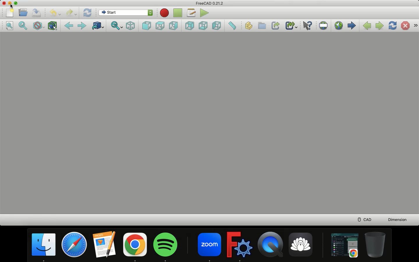  What do you see at coordinates (192, 13) in the screenshot?
I see `macros` at bounding box center [192, 13].